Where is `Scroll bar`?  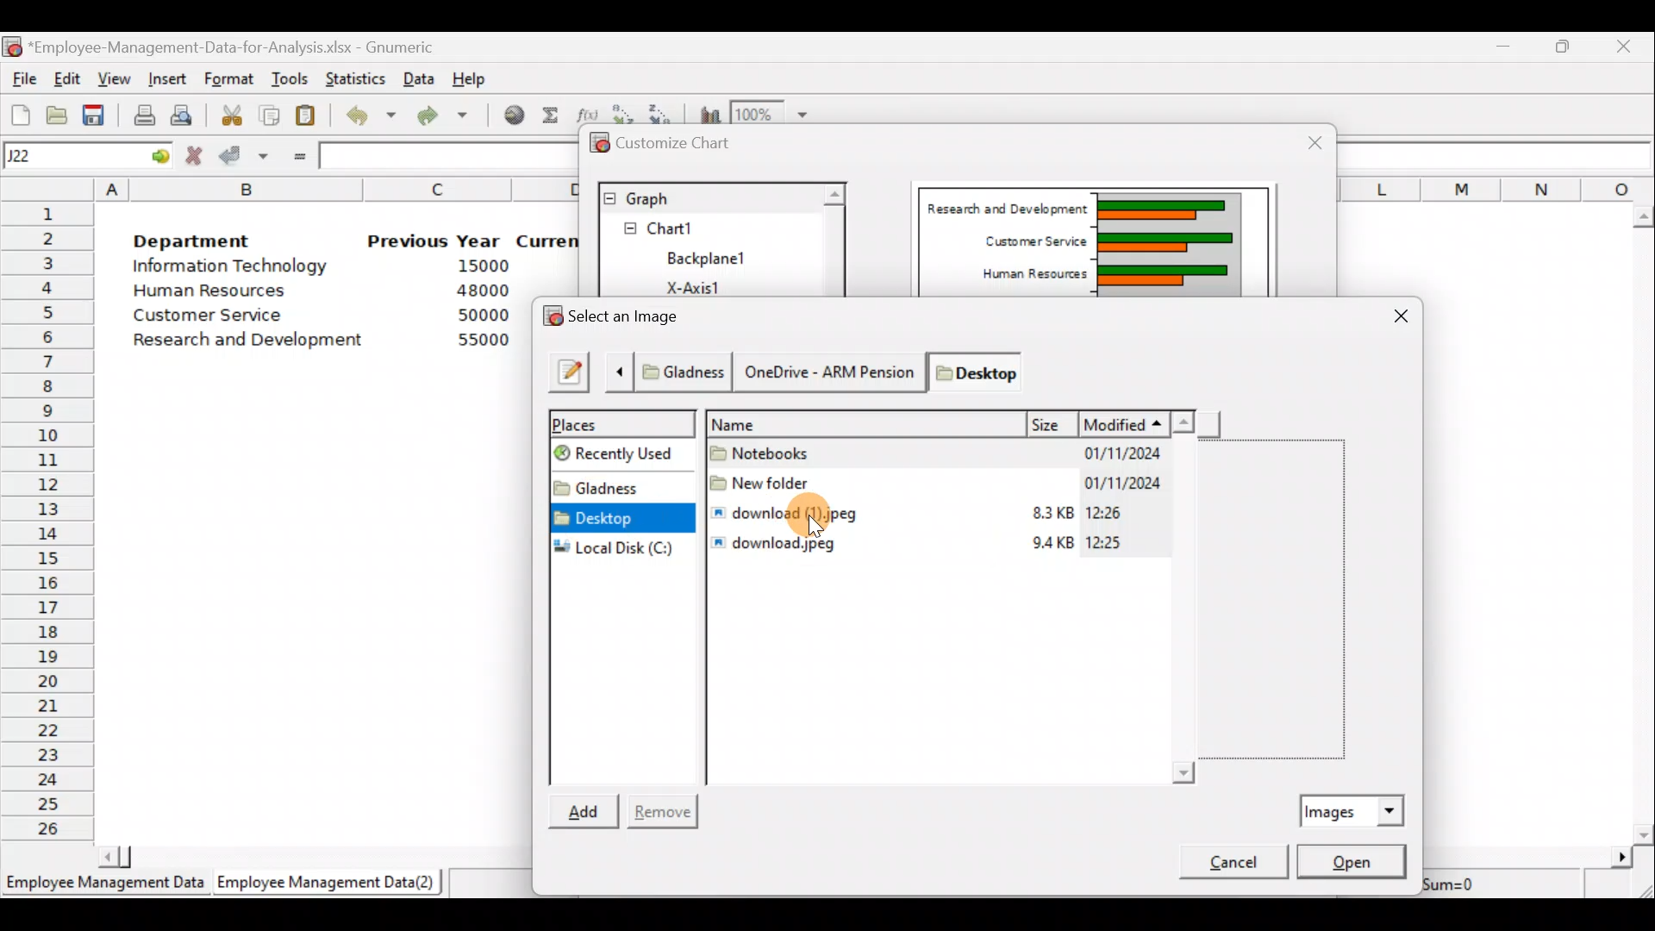
Scroll bar is located at coordinates (833, 239).